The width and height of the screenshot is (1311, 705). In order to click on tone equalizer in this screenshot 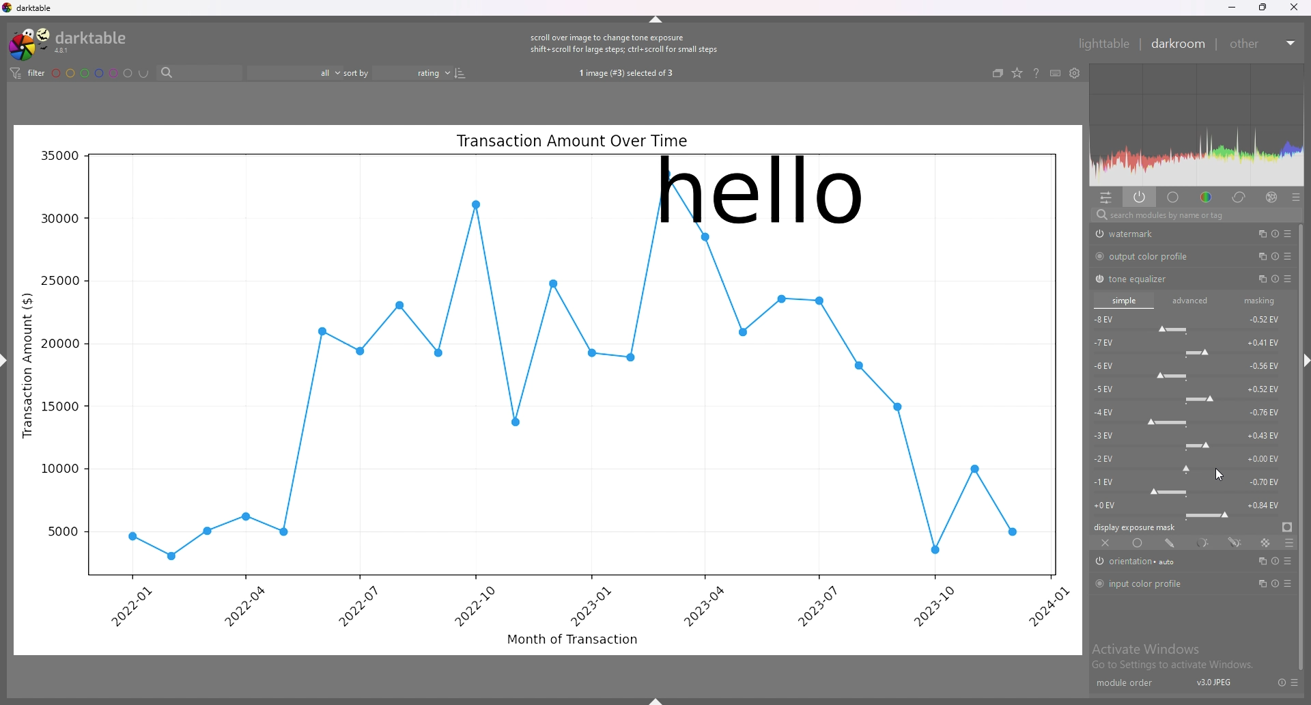, I will do `click(1141, 279)`.